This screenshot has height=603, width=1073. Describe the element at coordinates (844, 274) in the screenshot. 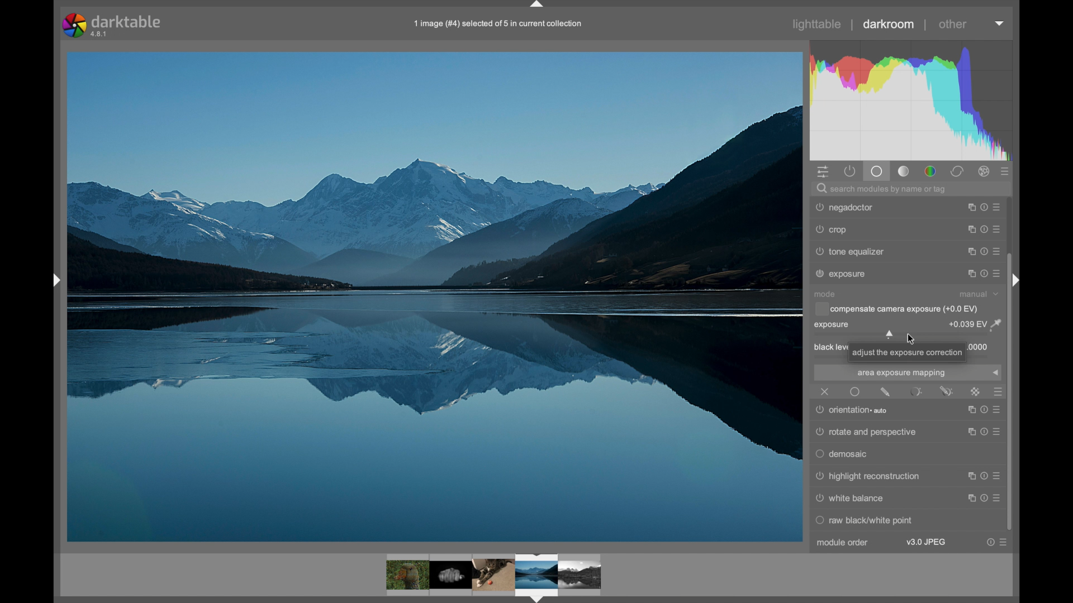

I see `negadoctor` at that location.